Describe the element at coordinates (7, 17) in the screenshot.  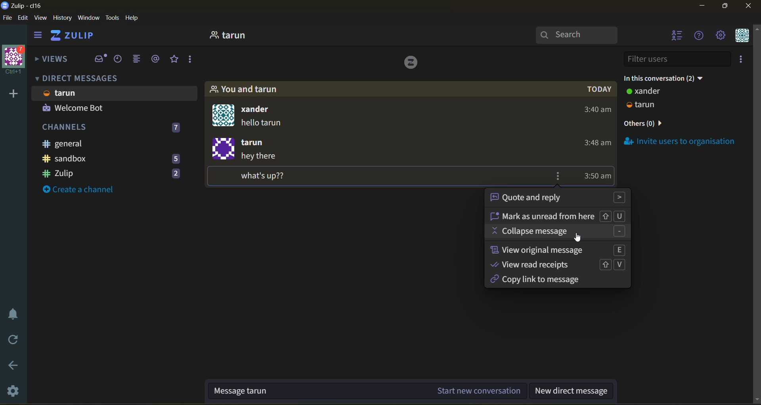
I see `file` at that location.